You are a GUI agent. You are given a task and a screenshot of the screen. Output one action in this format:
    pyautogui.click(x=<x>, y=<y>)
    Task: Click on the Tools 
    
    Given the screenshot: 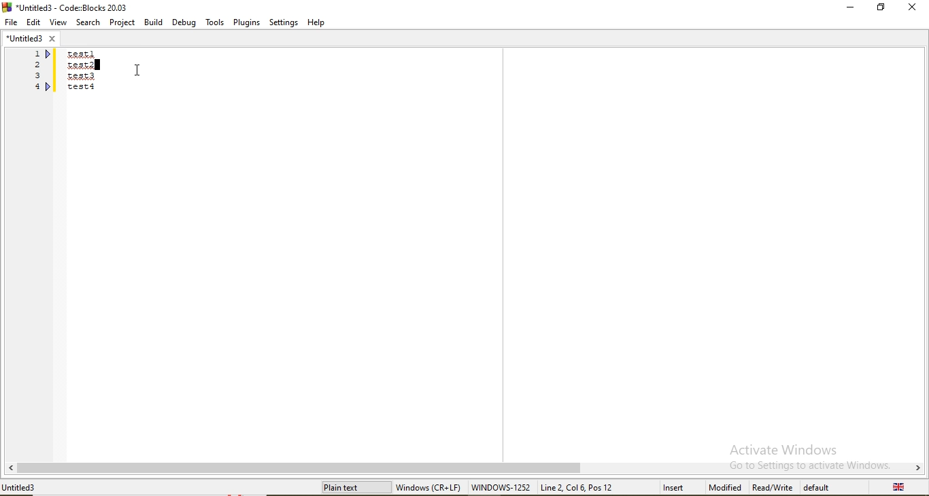 What is the action you would take?
    pyautogui.click(x=214, y=23)
    